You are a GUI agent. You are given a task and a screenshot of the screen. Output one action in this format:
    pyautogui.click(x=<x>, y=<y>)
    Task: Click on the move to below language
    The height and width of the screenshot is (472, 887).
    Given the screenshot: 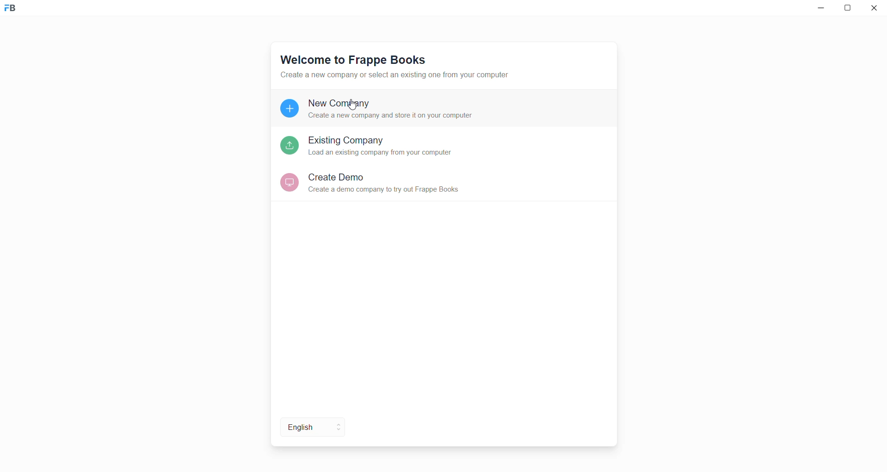 What is the action you would take?
    pyautogui.click(x=339, y=433)
    